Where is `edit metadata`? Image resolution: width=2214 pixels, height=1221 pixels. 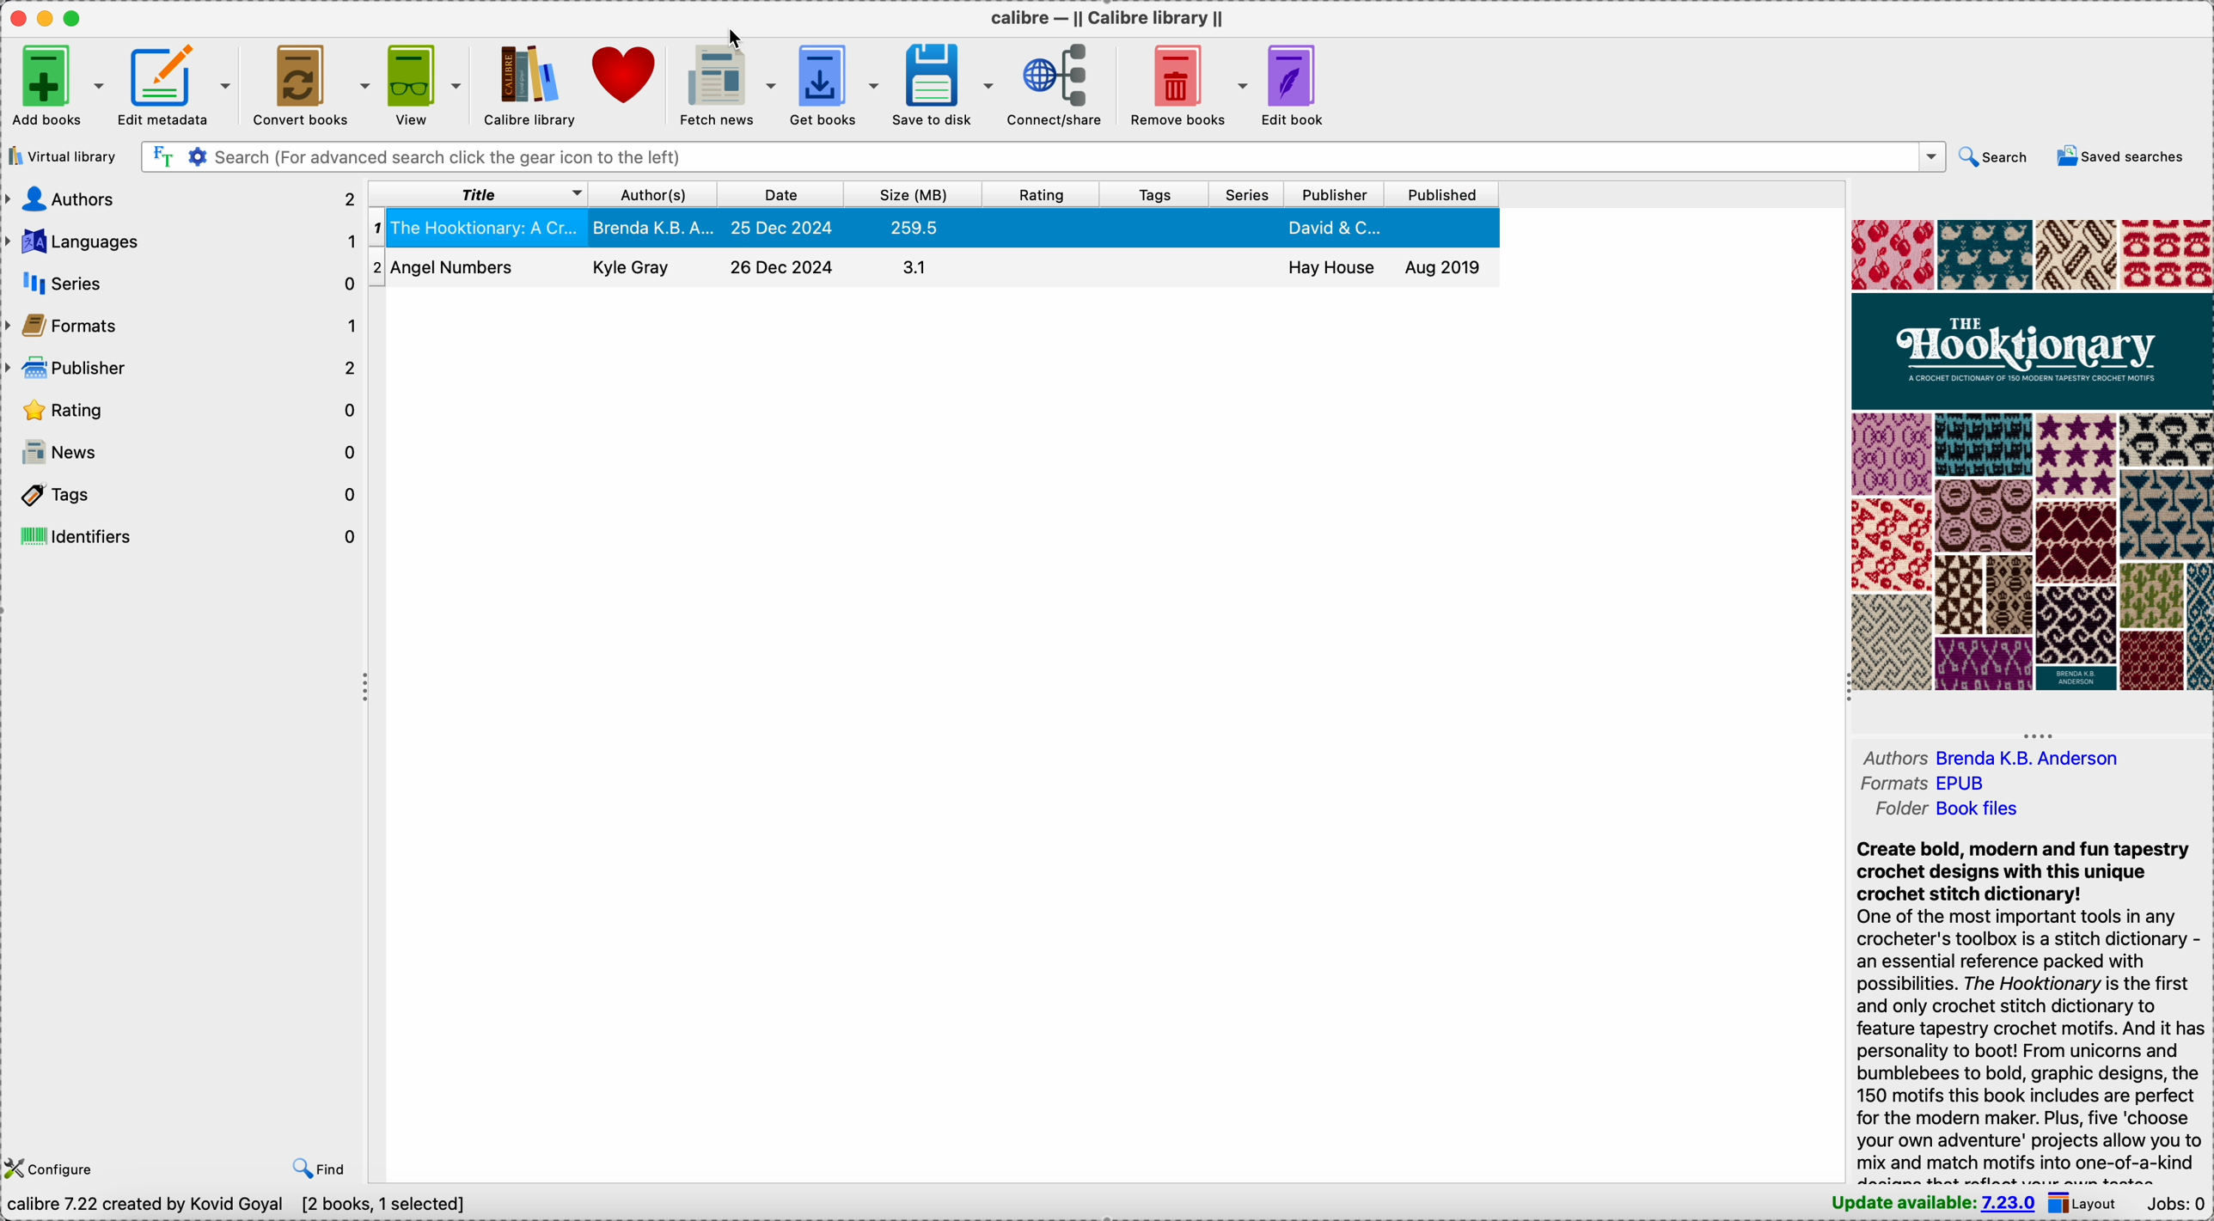
edit metadata is located at coordinates (177, 84).